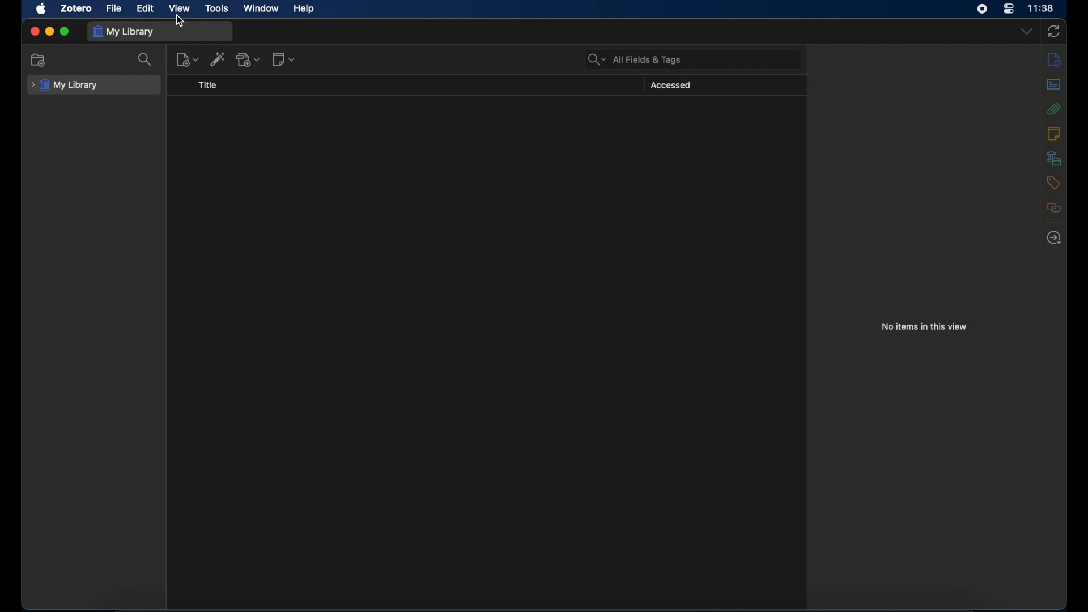 The image size is (1088, 612). I want to click on dropdown, so click(1026, 32).